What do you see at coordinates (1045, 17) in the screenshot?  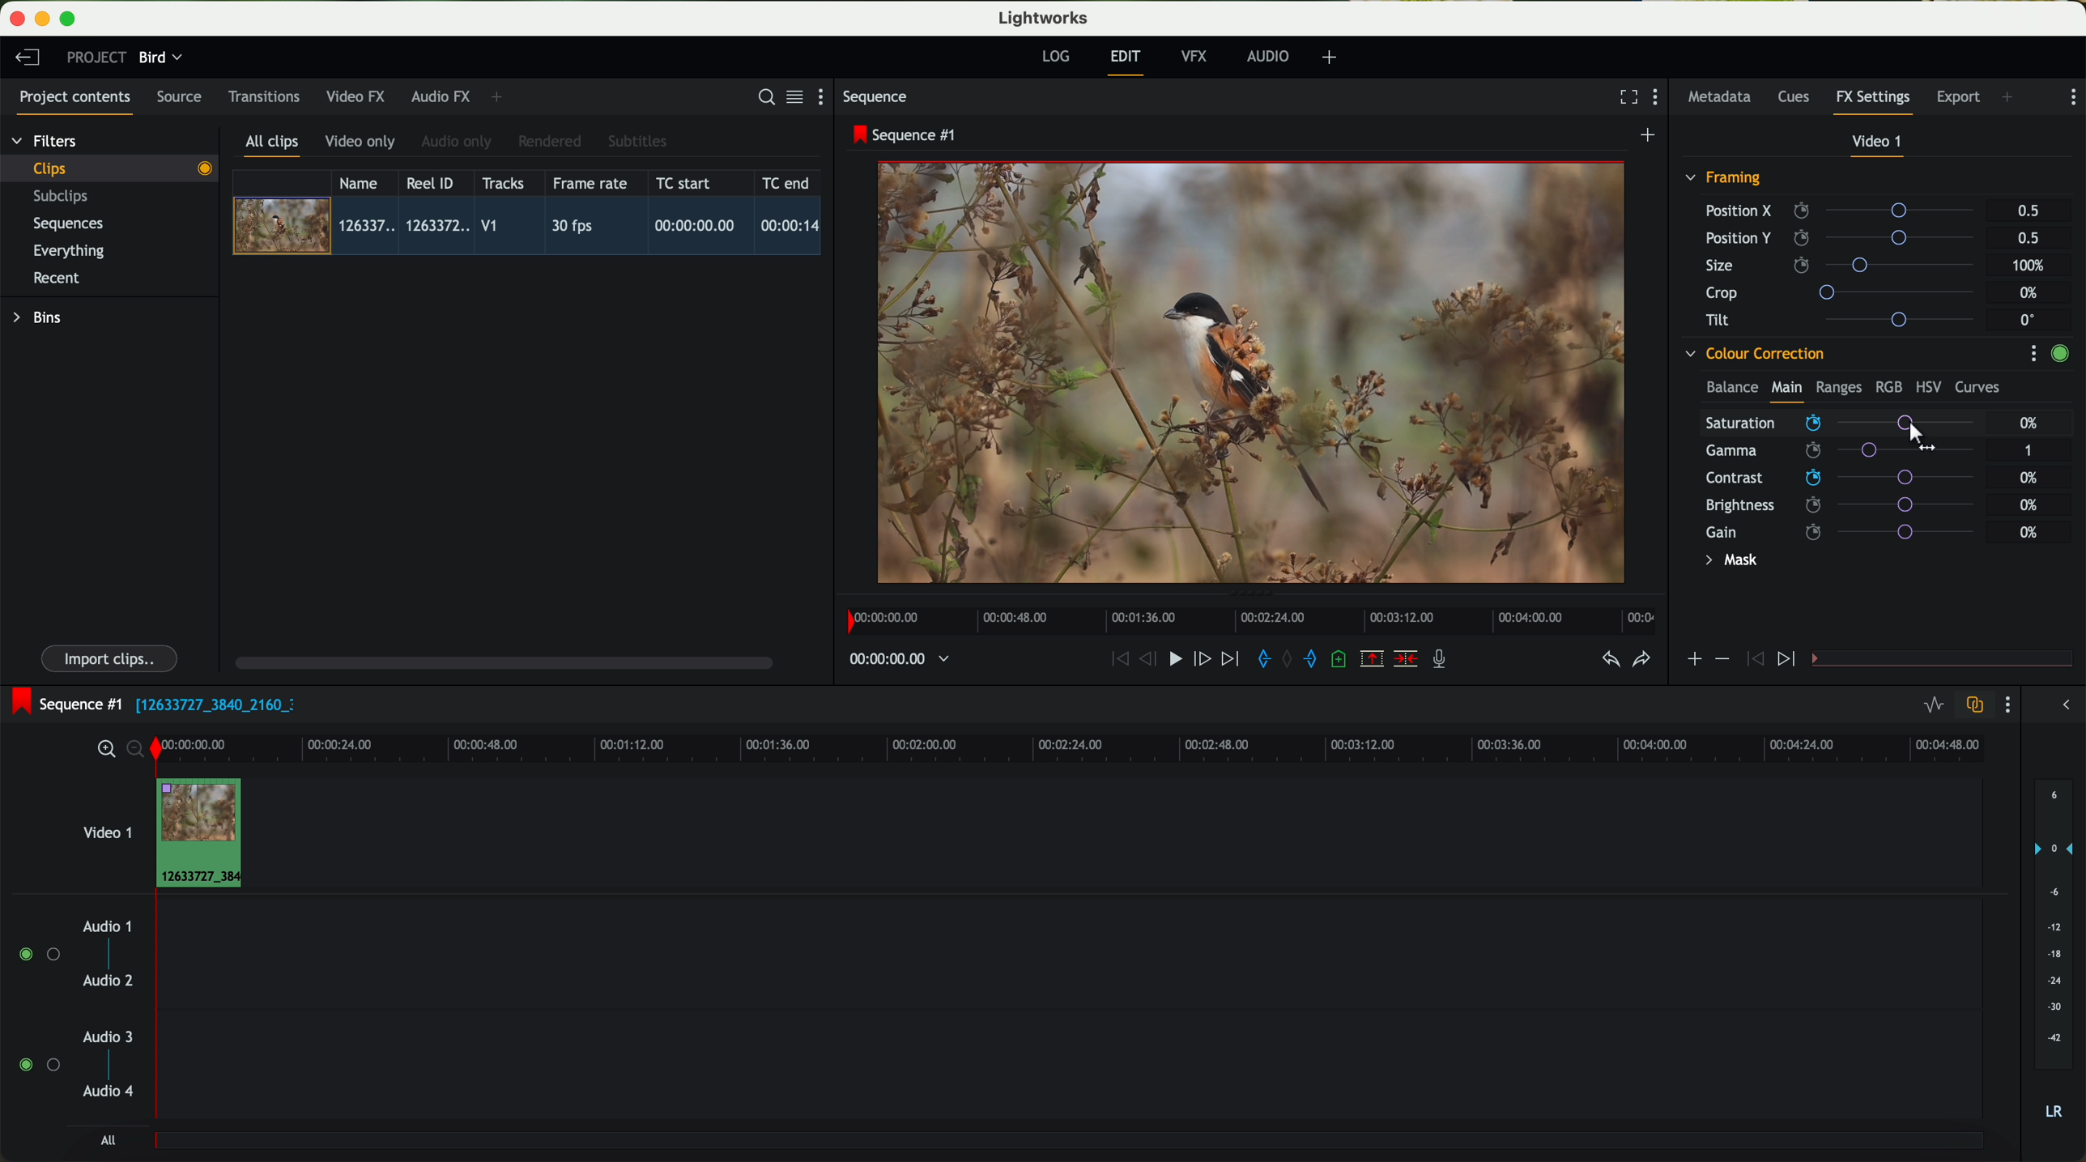 I see `Lightworks` at bounding box center [1045, 17].